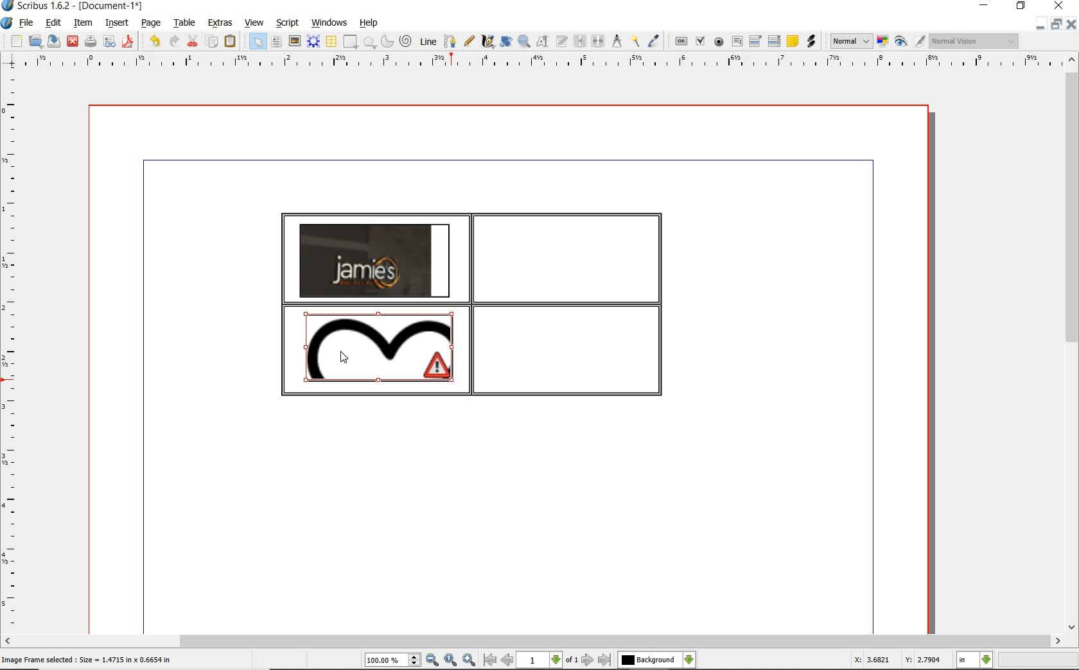 Image resolution: width=1079 pixels, height=670 pixels. What do you see at coordinates (757, 42) in the screenshot?
I see `pdf combo box` at bounding box center [757, 42].